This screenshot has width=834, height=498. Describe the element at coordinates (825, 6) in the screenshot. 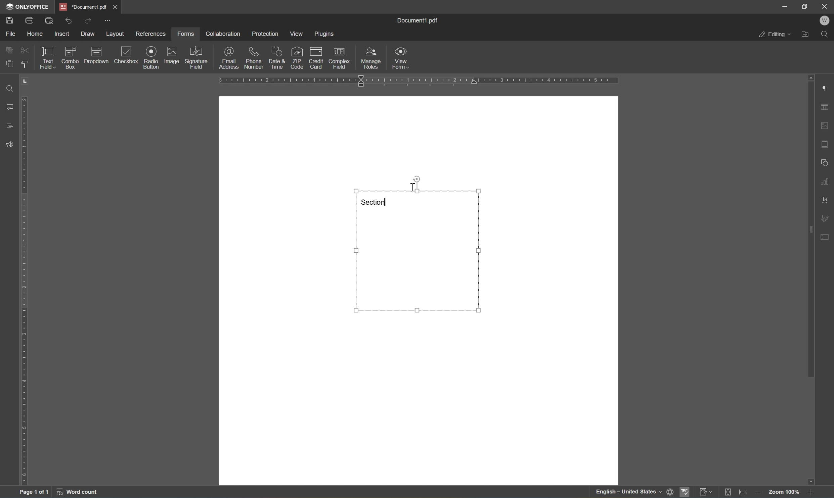

I see `close` at that location.